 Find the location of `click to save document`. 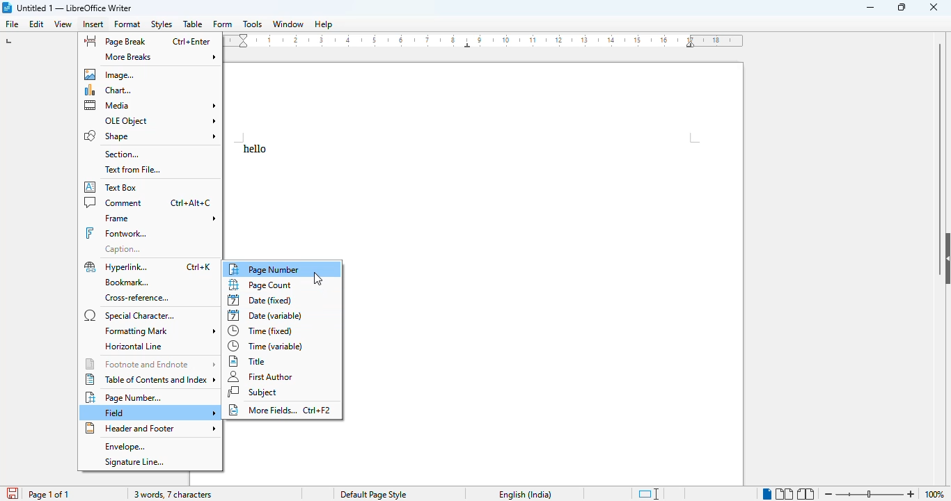

click to save document is located at coordinates (13, 493).